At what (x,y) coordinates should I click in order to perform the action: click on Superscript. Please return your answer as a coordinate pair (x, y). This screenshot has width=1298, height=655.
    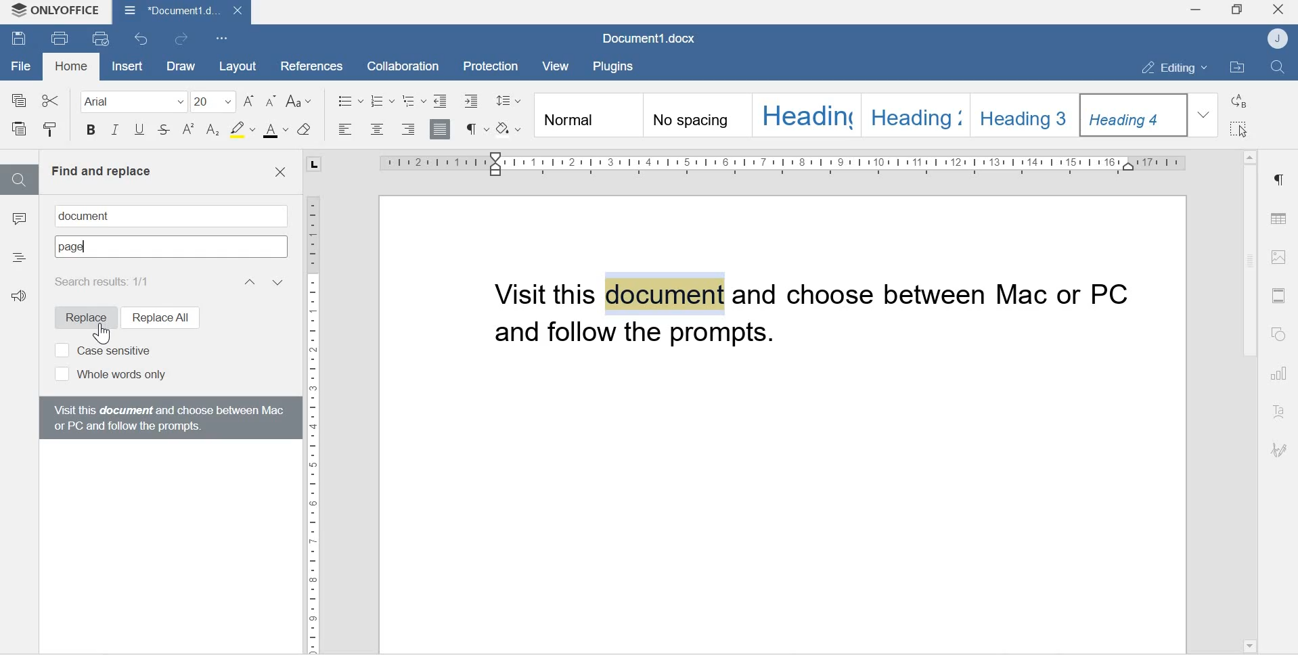
    Looking at the image, I should click on (189, 130).